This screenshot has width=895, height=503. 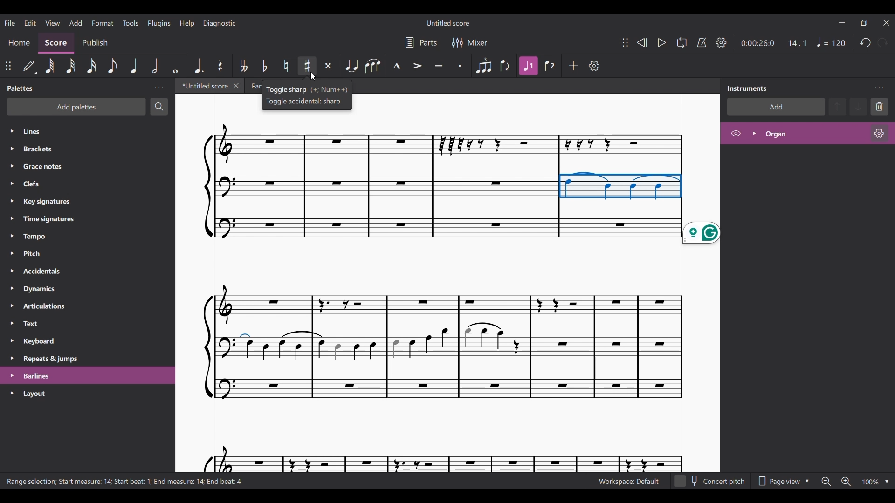 I want to click on 32nd note, so click(x=71, y=66).